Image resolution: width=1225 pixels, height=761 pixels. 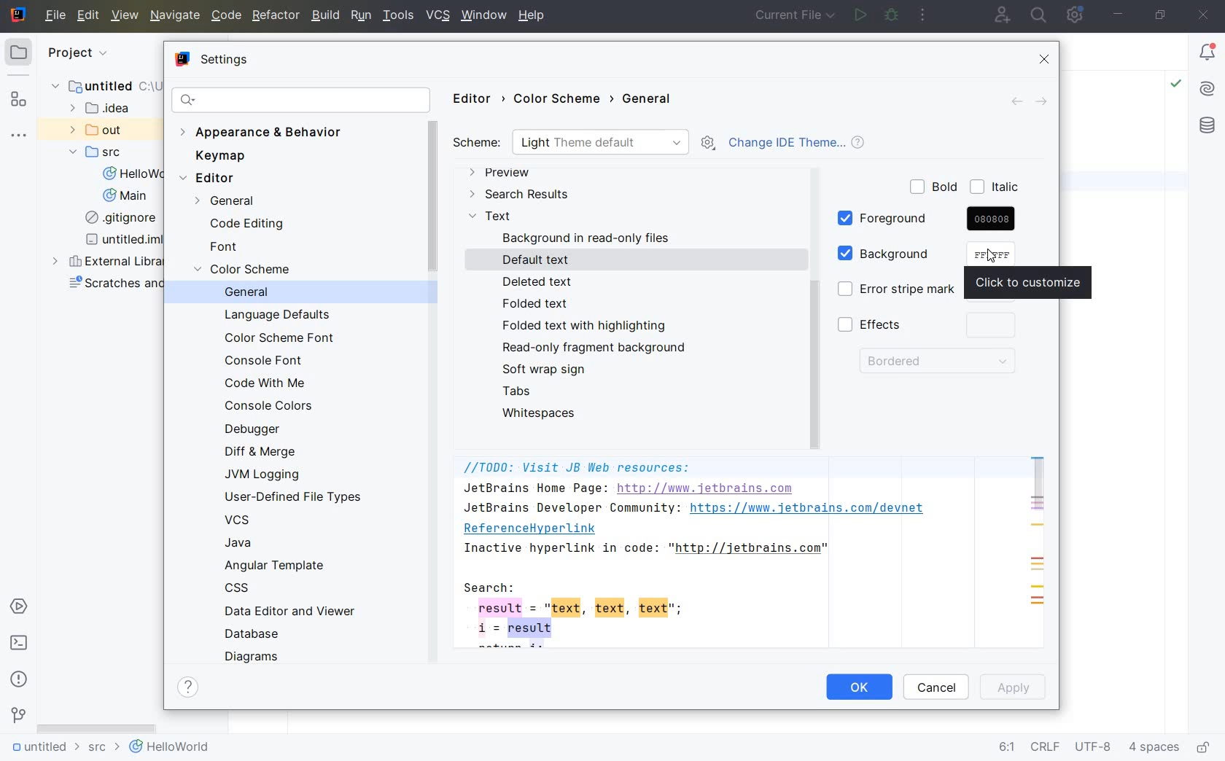 I want to click on search everywhere, so click(x=1038, y=15).